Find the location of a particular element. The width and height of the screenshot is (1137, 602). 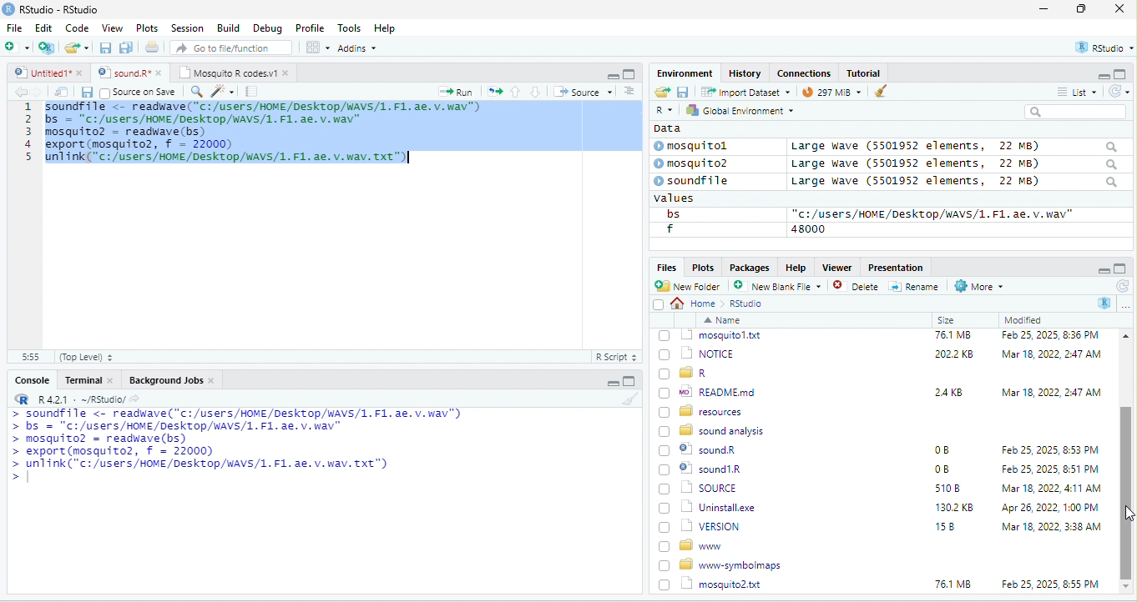

open is located at coordinates (154, 49).